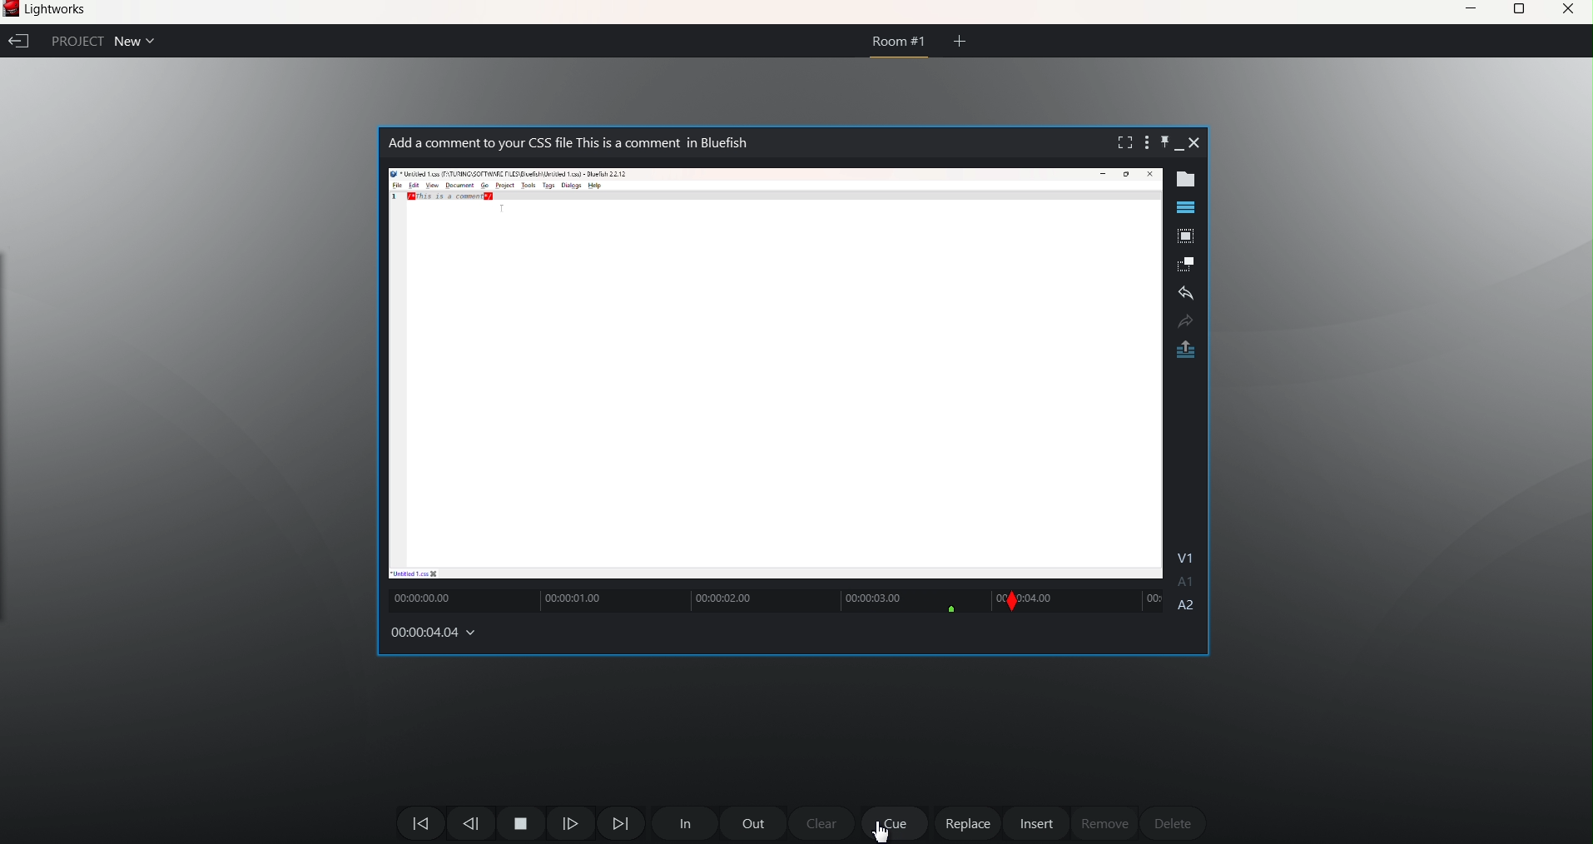  I want to click on delete, so click(1171, 820).